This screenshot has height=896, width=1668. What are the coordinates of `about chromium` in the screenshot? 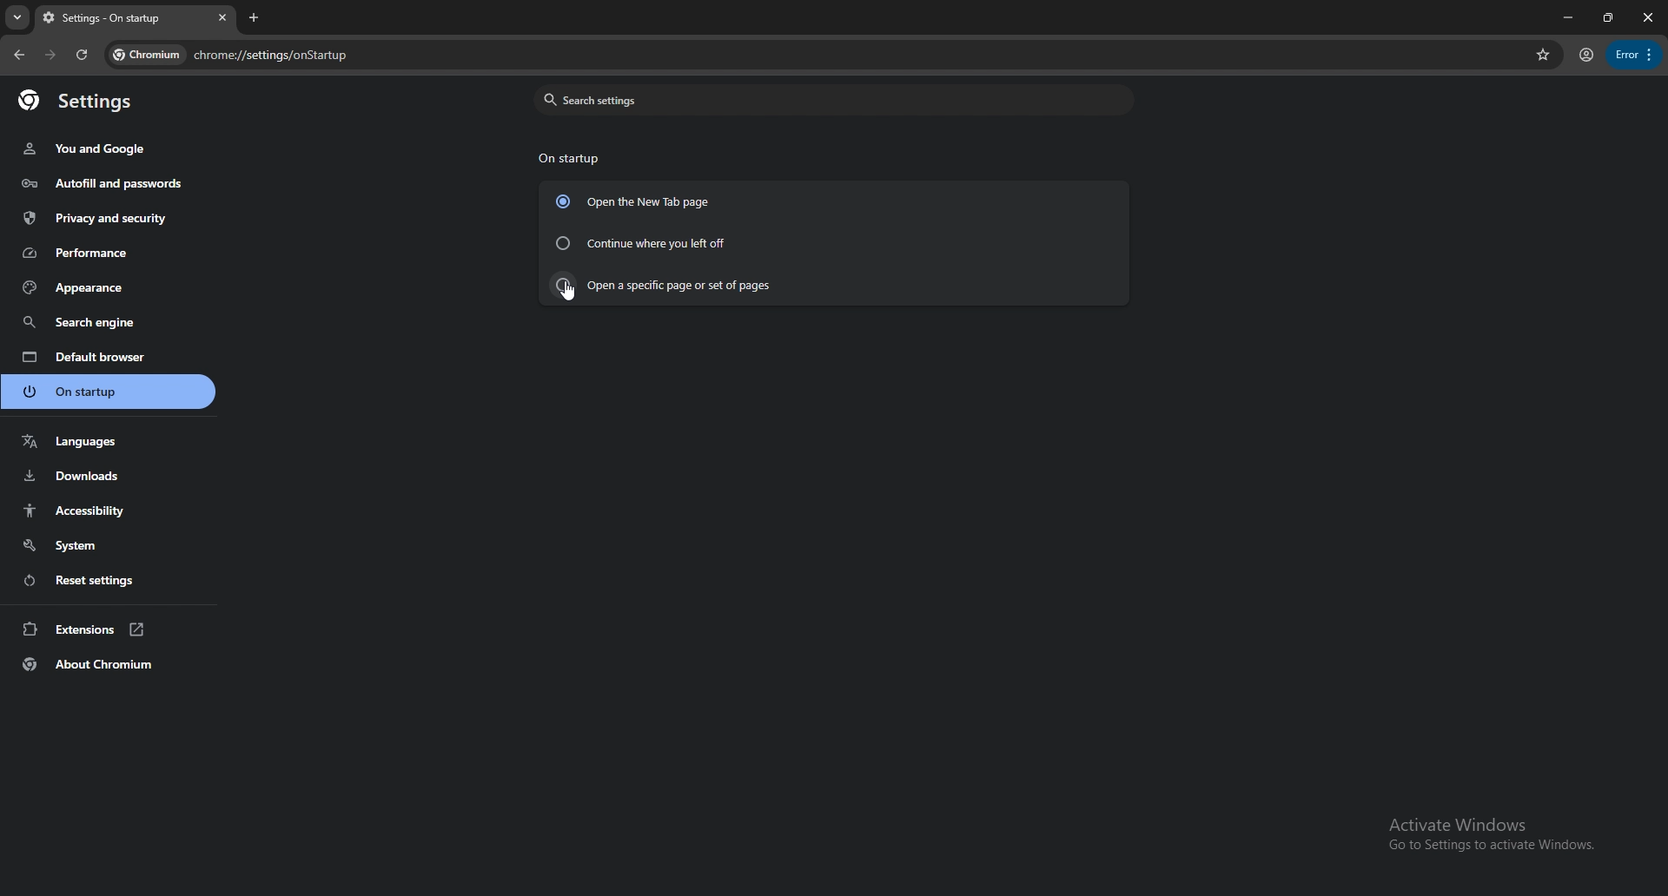 It's located at (109, 664).